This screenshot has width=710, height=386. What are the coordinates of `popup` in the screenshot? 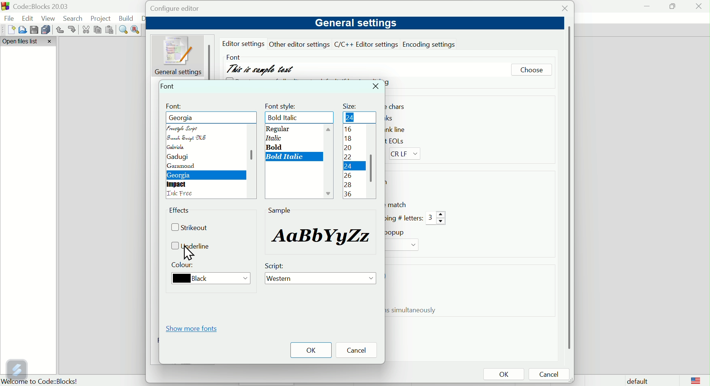 It's located at (397, 232).